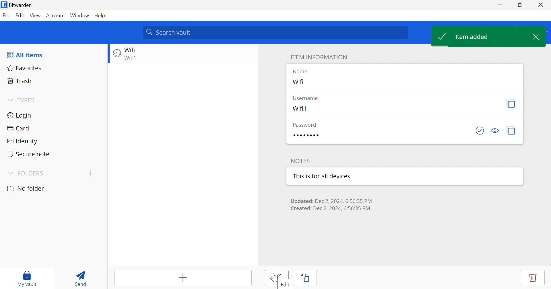  I want to click on Close, so click(536, 36).